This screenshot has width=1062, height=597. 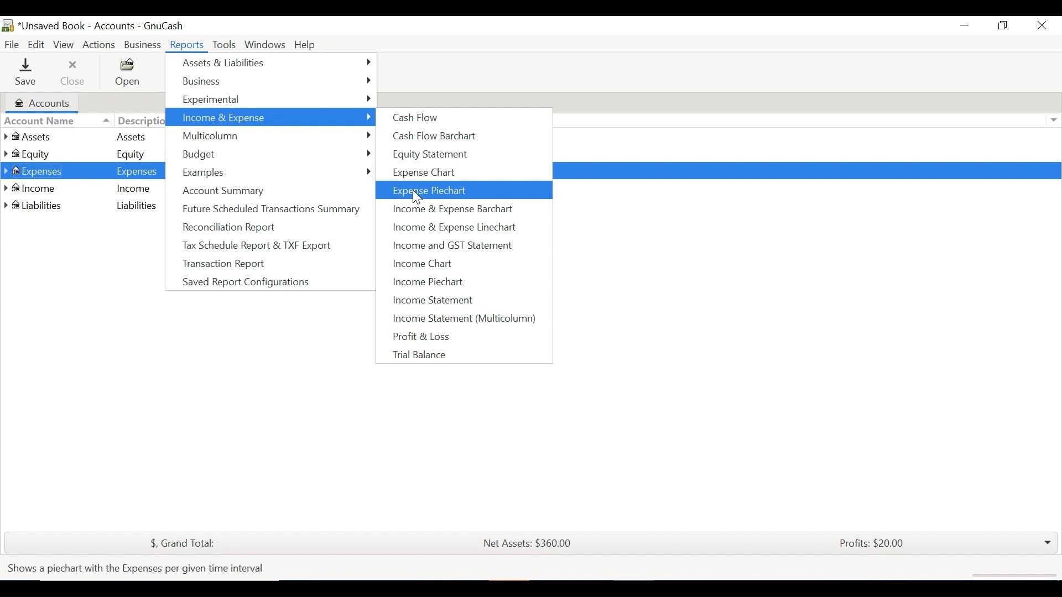 What do you see at coordinates (270, 153) in the screenshot?
I see `Budget` at bounding box center [270, 153].